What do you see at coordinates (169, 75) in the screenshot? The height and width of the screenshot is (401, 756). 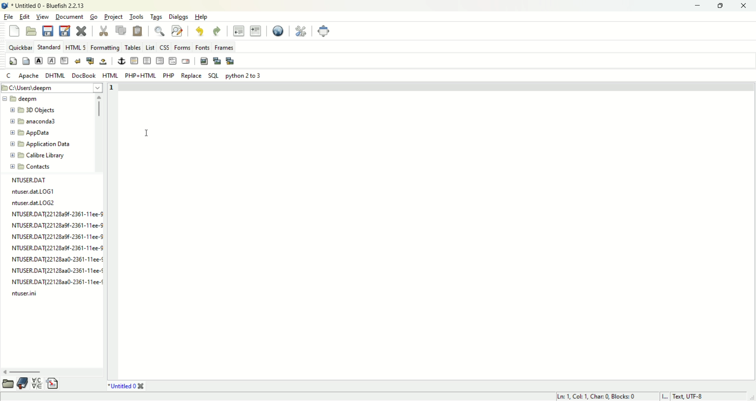 I see `PHP` at bounding box center [169, 75].